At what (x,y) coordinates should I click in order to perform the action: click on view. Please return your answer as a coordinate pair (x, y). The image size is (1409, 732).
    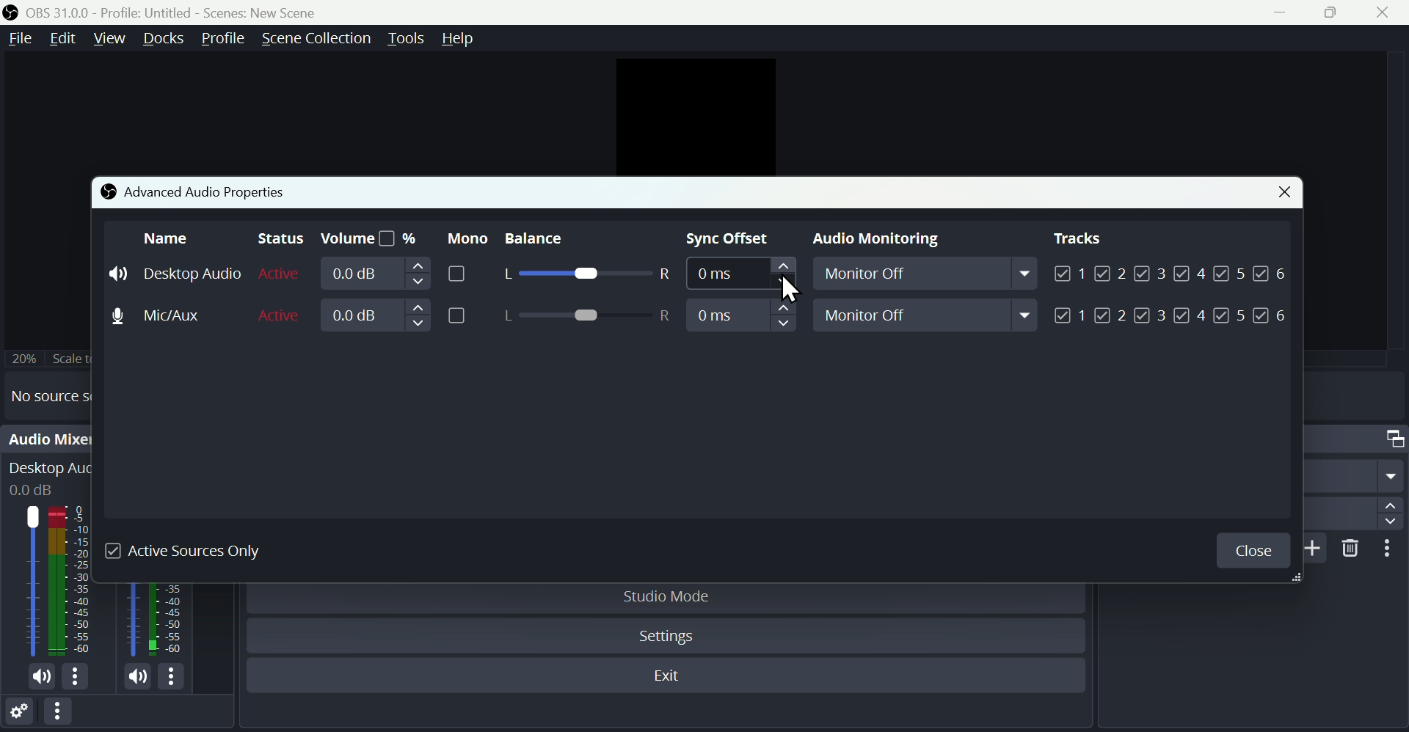
    Looking at the image, I should click on (109, 37).